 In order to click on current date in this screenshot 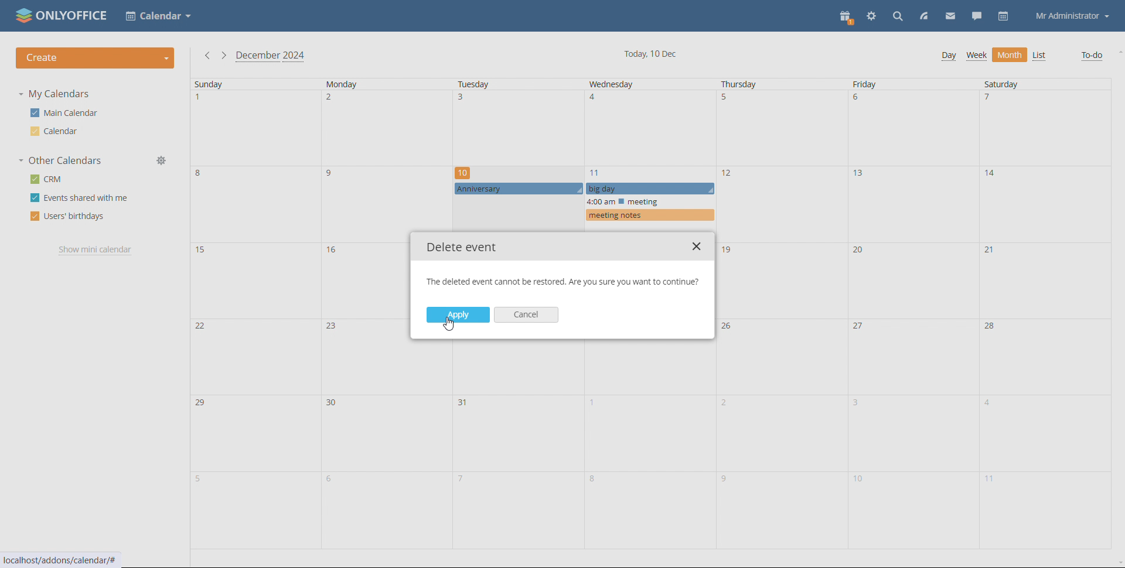, I will do `click(650, 54)`.